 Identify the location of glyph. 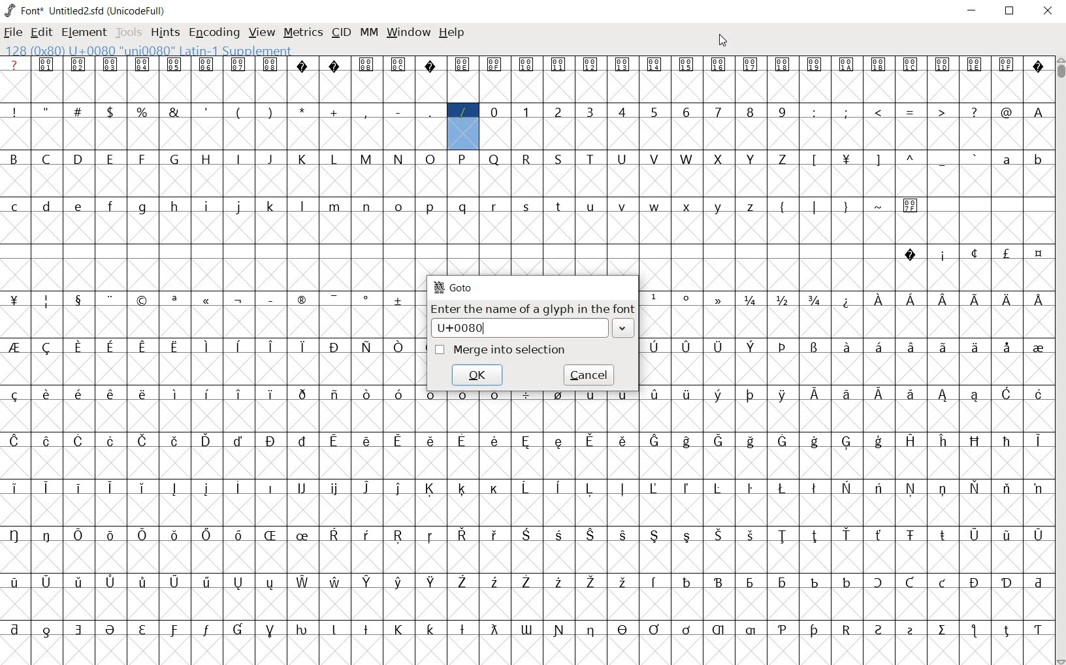
(590, 159).